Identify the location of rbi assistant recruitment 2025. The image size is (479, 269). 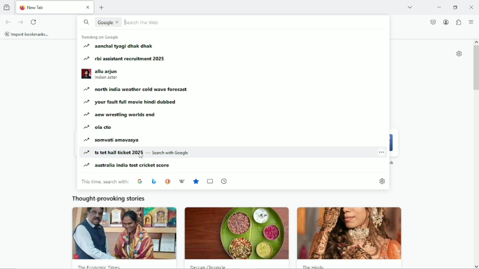
(127, 59).